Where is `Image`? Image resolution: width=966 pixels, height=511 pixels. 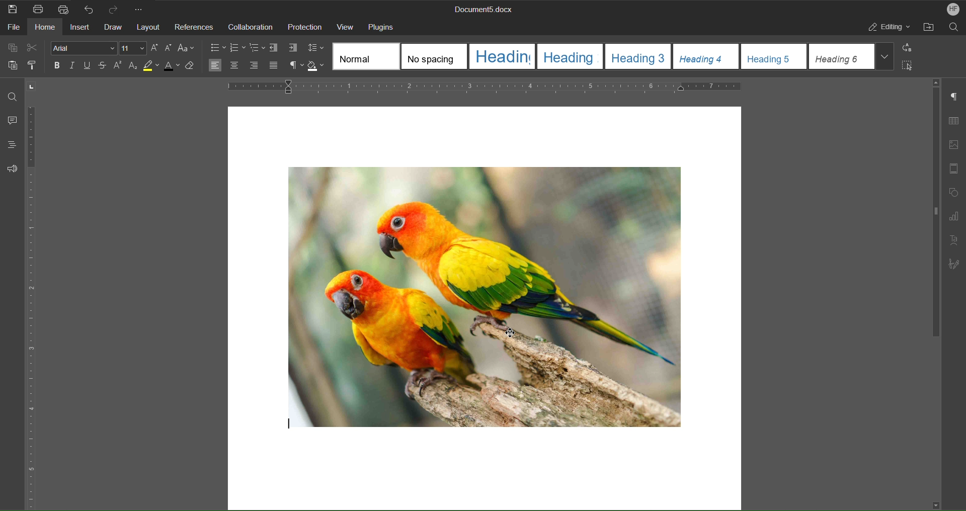 Image is located at coordinates (480, 298).